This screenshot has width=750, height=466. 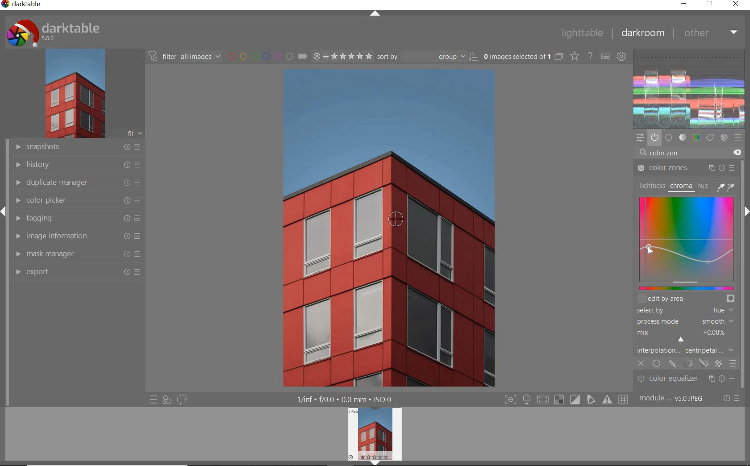 What do you see at coordinates (575, 399) in the screenshot?
I see `soft proofing` at bounding box center [575, 399].